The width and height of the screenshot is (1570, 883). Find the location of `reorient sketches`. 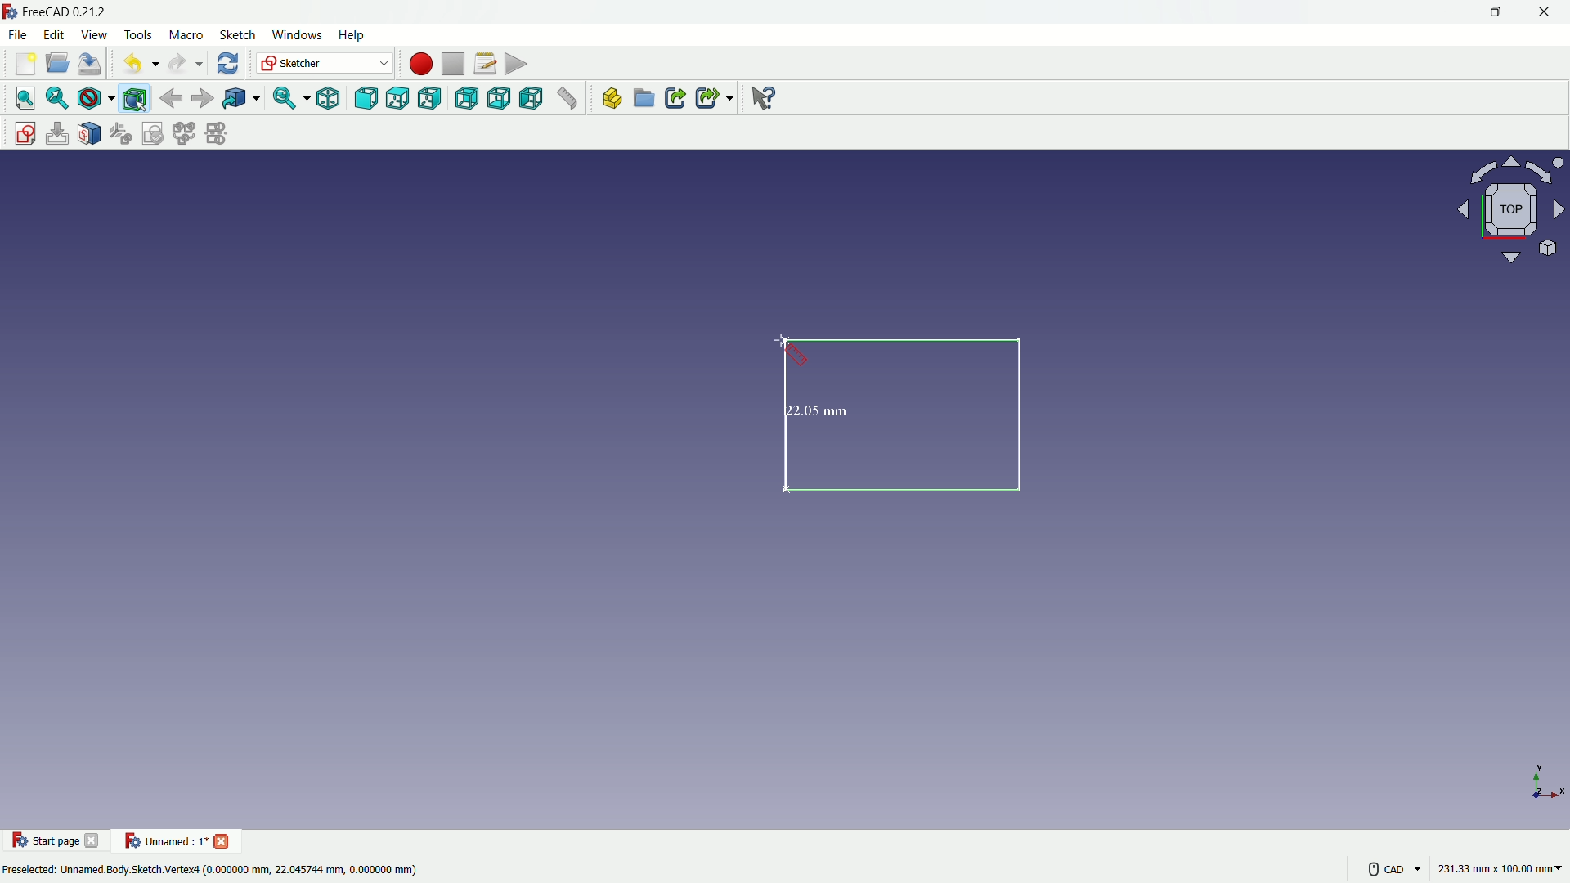

reorient sketches is located at coordinates (123, 134).